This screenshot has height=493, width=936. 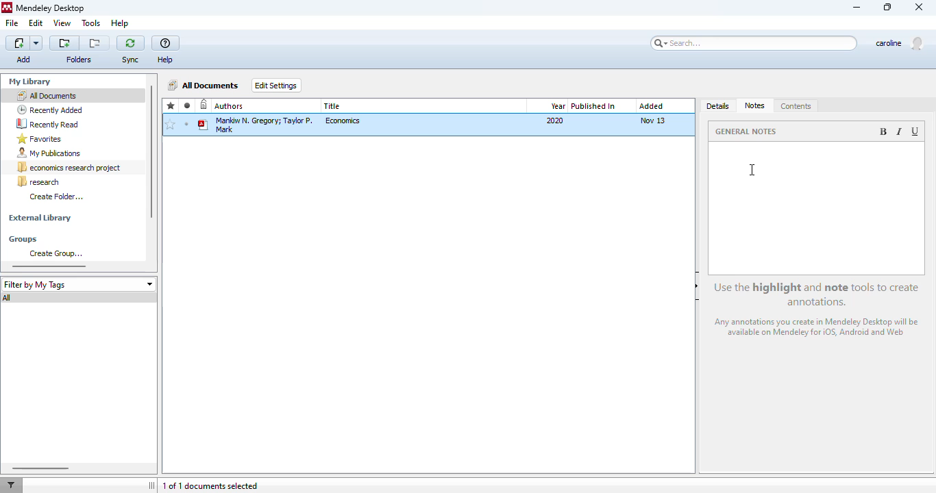 What do you see at coordinates (166, 44) in the screenshot?
I see `help` at bounding box center [166, 44].